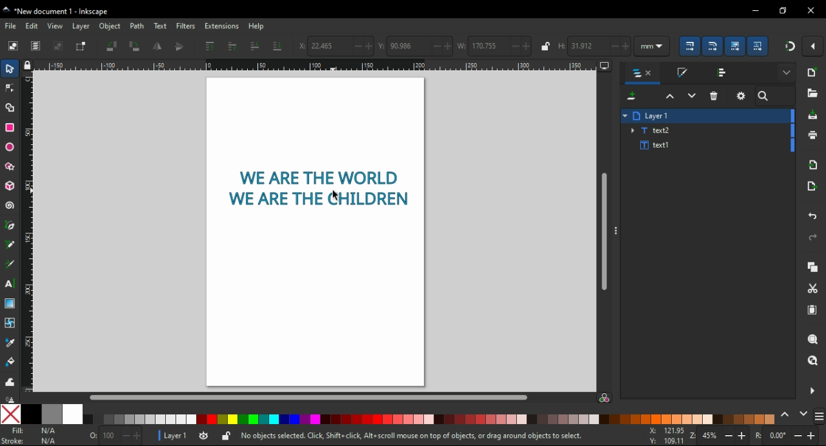 This screenshot has width=826, height=446. I want to click on 3D block tool, so click(9, 185).